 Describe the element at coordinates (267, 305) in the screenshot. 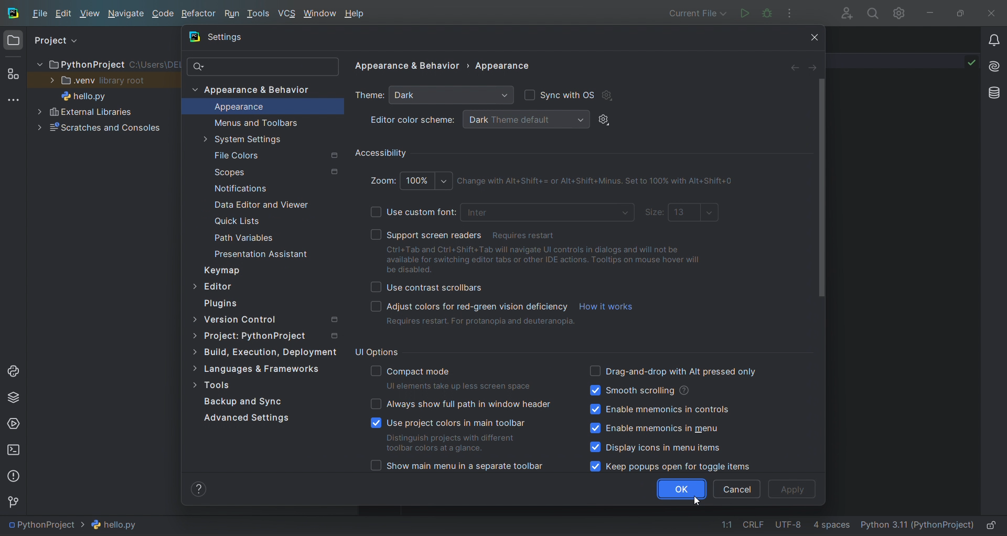

I see `plugins option` at that location.